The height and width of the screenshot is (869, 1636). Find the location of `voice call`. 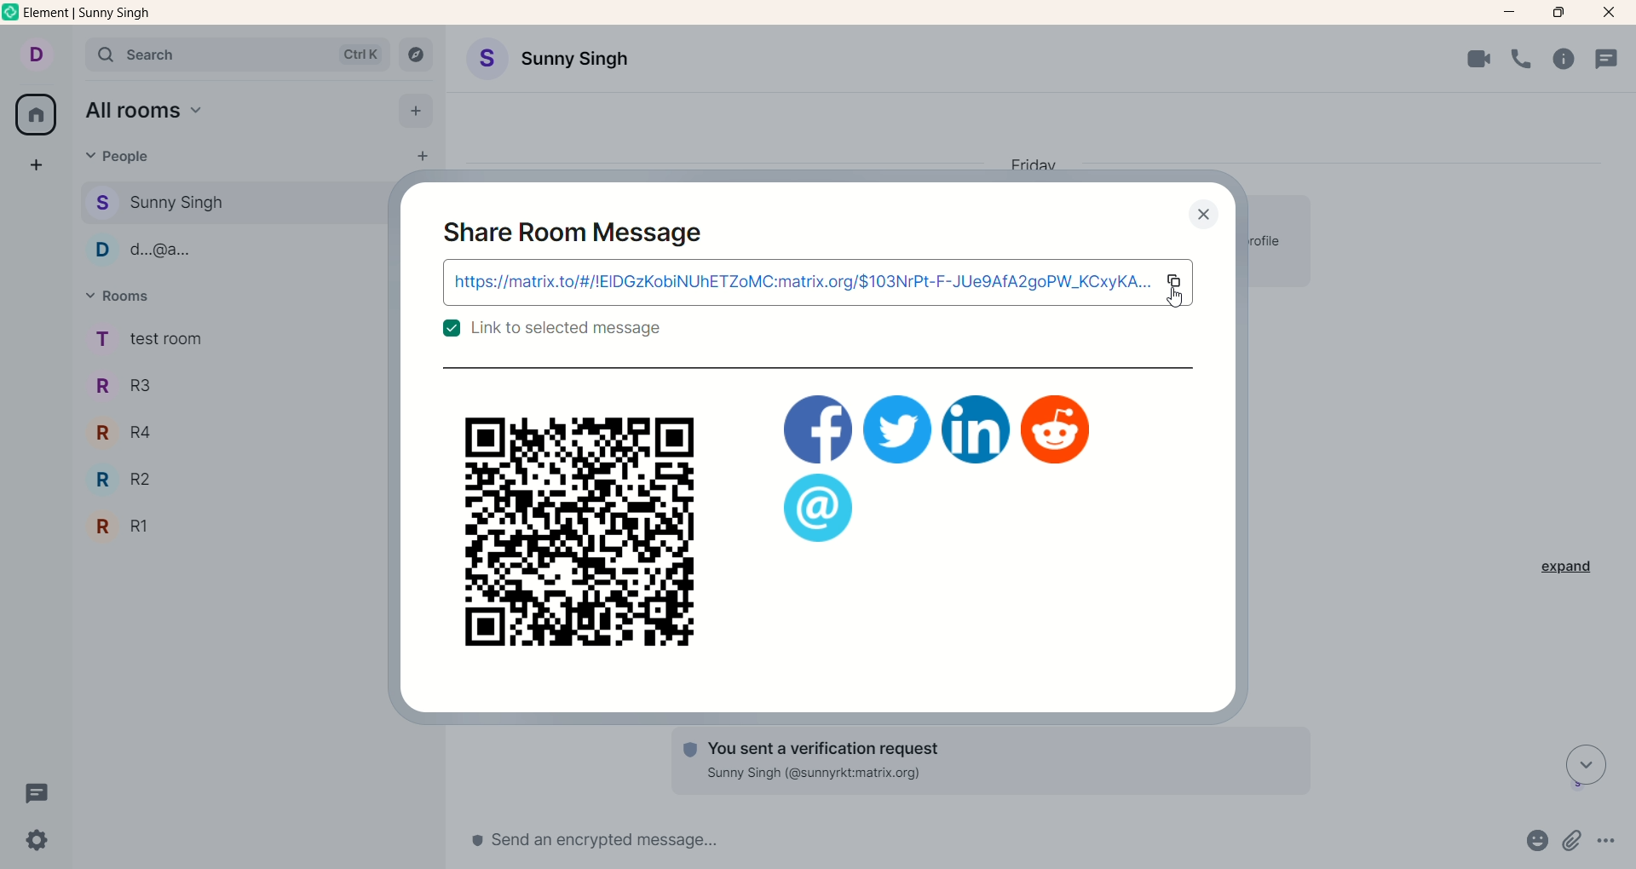

voice call is located at coordinates (1525, 60).